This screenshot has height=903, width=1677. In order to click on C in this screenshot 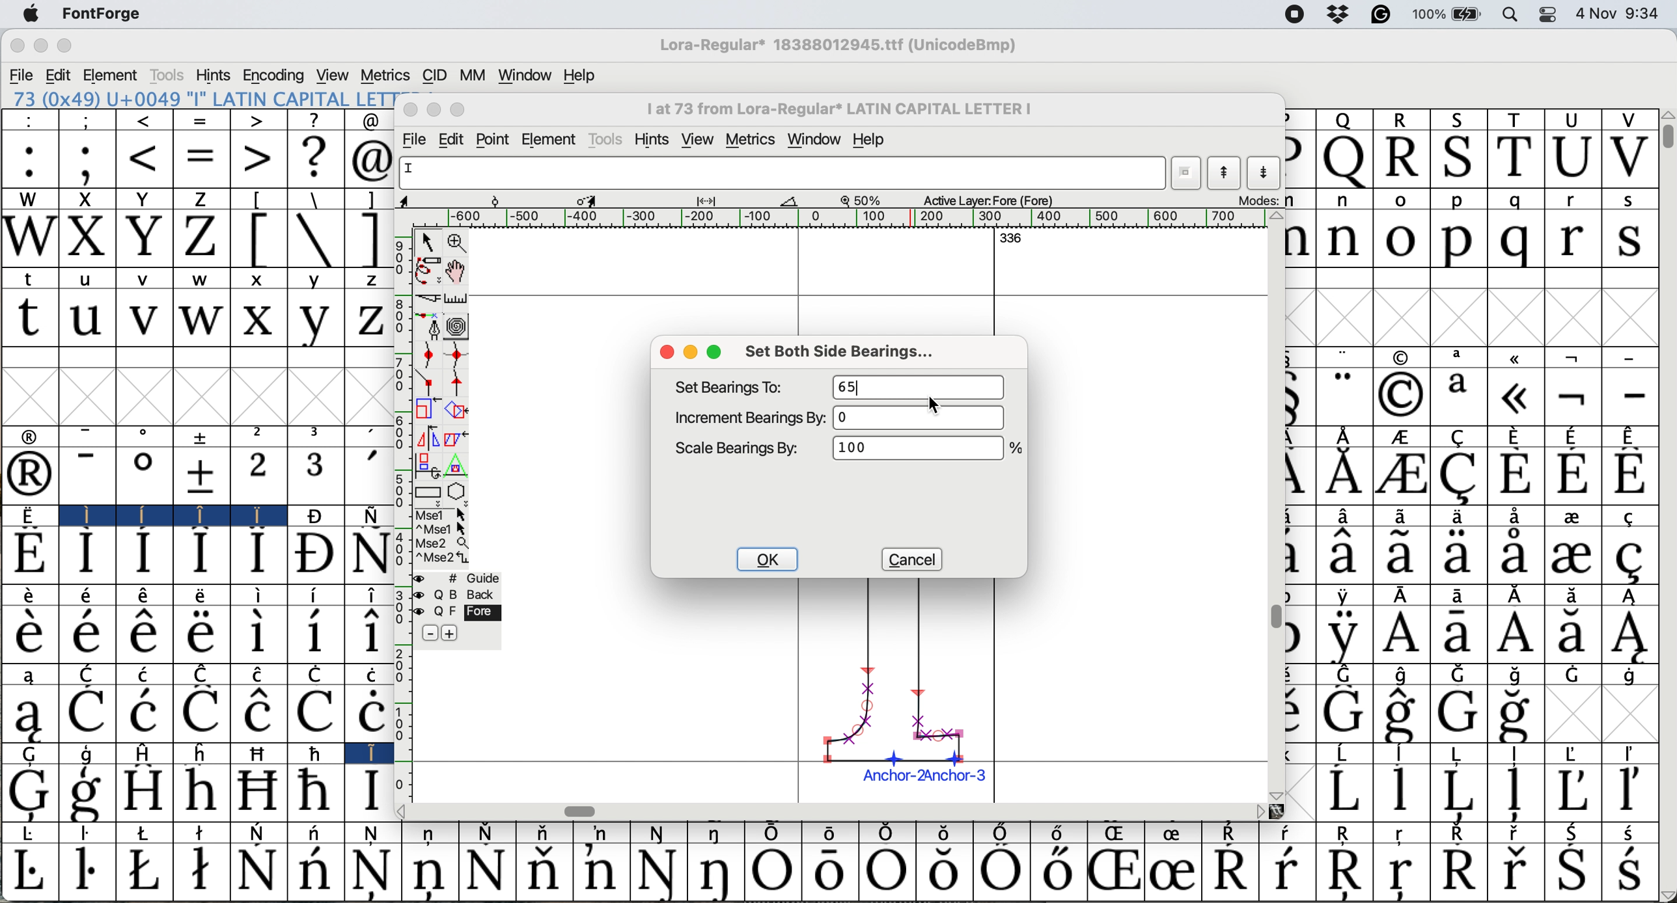, I will do `click(87, 673)`.